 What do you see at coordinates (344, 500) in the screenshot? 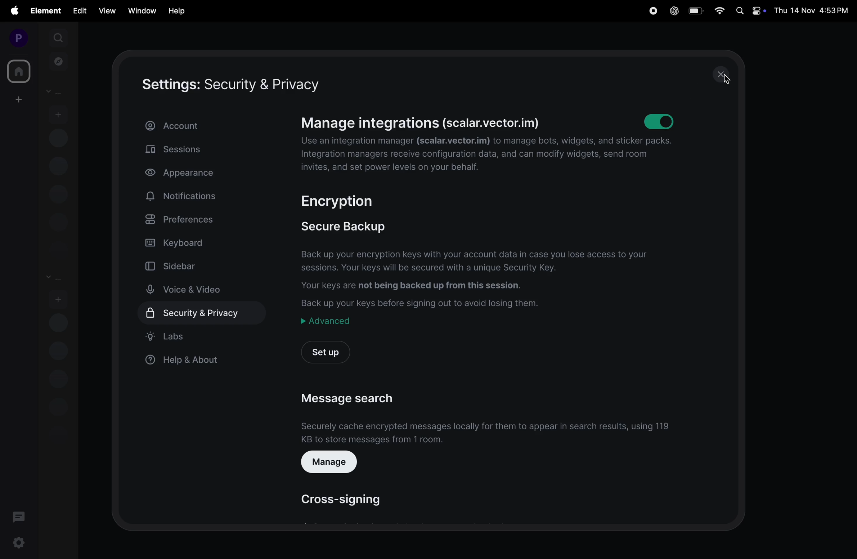
I see `cross signing` at bounding box center [344, 500].